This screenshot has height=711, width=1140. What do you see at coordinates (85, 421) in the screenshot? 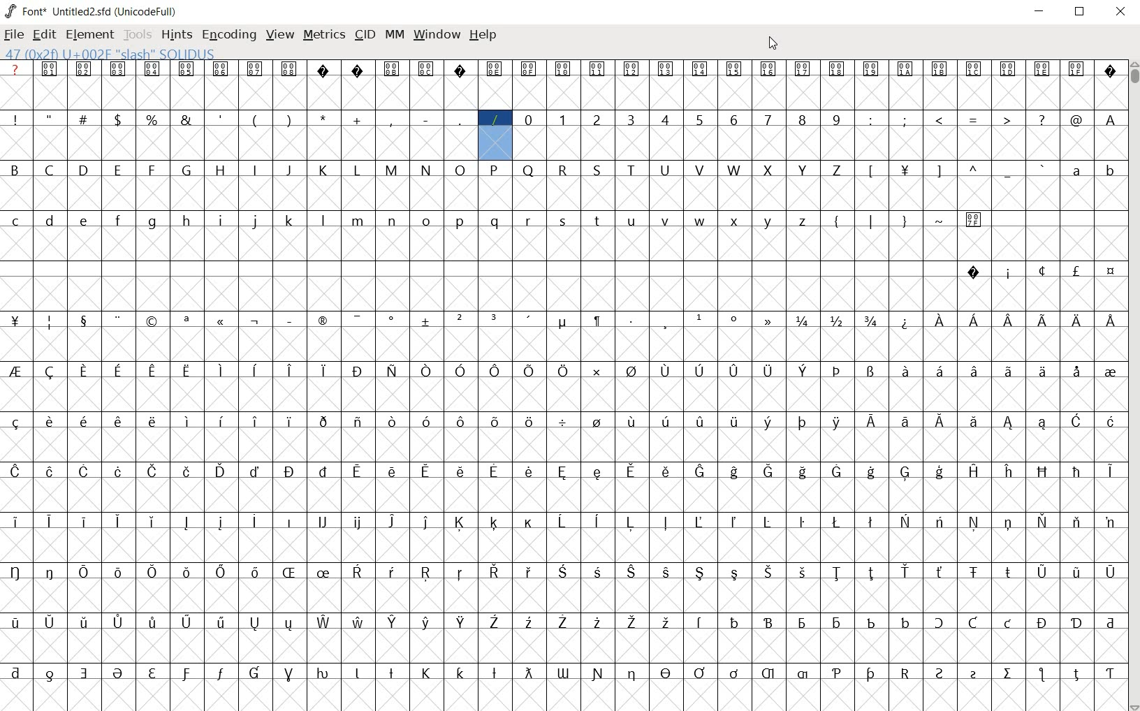
I see `glyph` at bounding box center [85, 421].